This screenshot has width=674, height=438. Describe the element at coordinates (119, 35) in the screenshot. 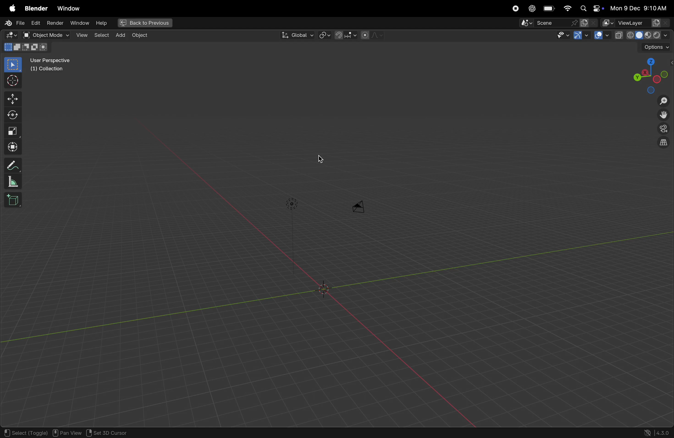

I see `add` at that location.